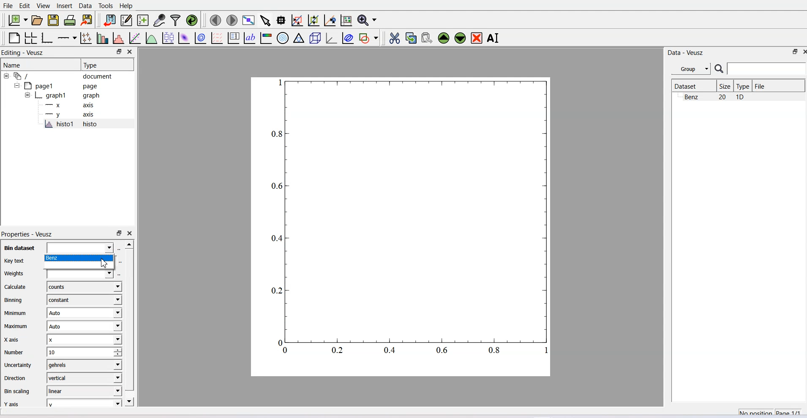  What do you see at coordinates (68, 95) in the screenshot?
I see `Graph` at bounding box center [68, 95].